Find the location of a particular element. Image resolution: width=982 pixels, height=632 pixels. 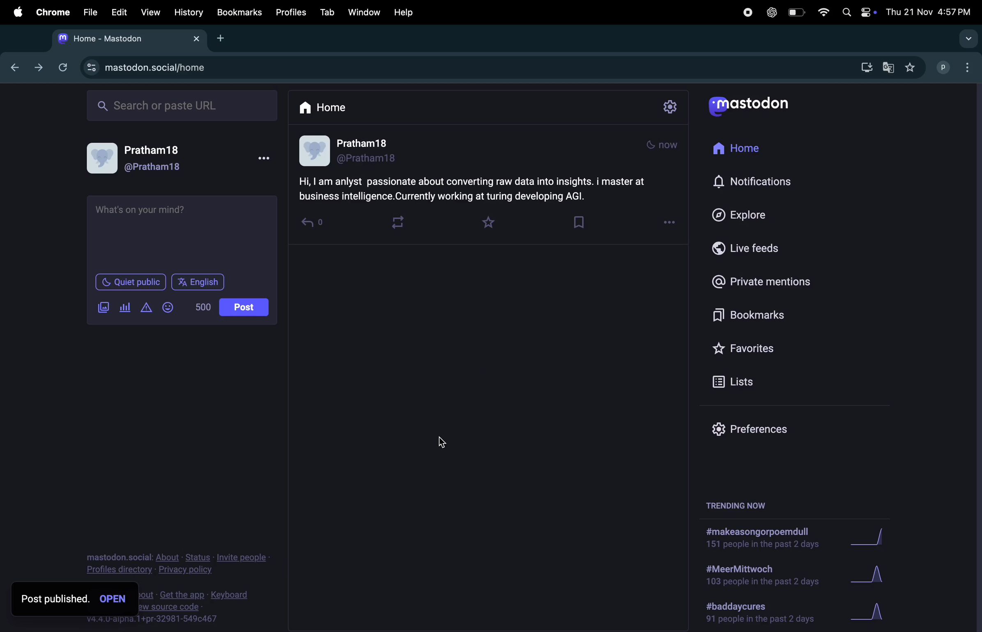

tab is located at coordinates (326, 11).